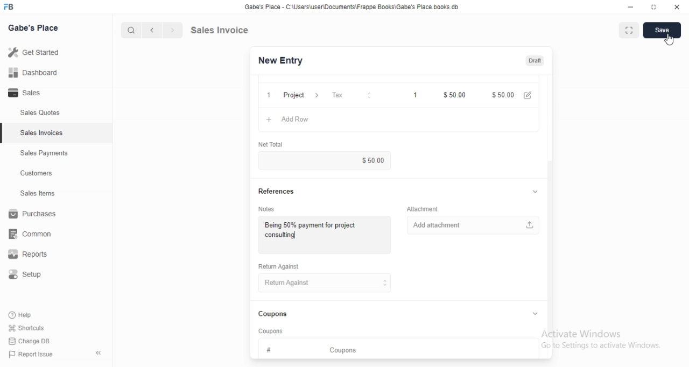  I want to click on Coupons., so click(273, 314).